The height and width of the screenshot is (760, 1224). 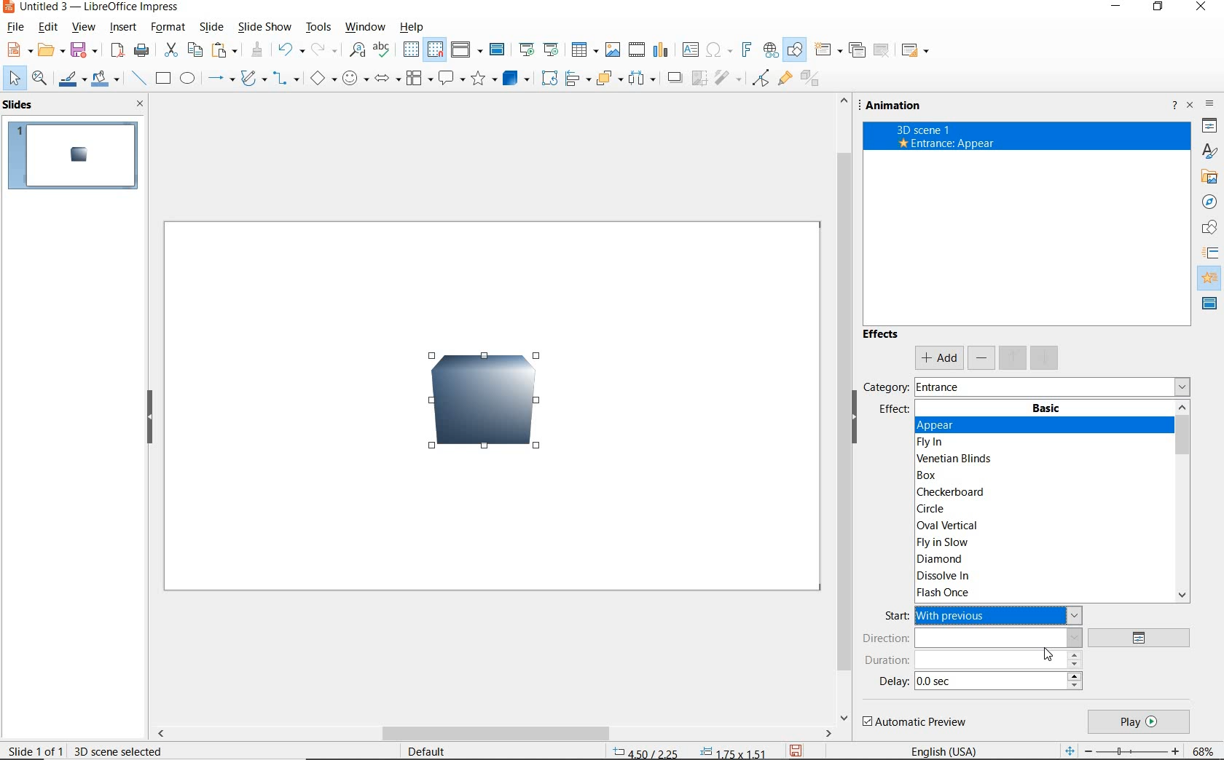 I want to click on VENETIAN BLINDS, so click(x=956, y=458).